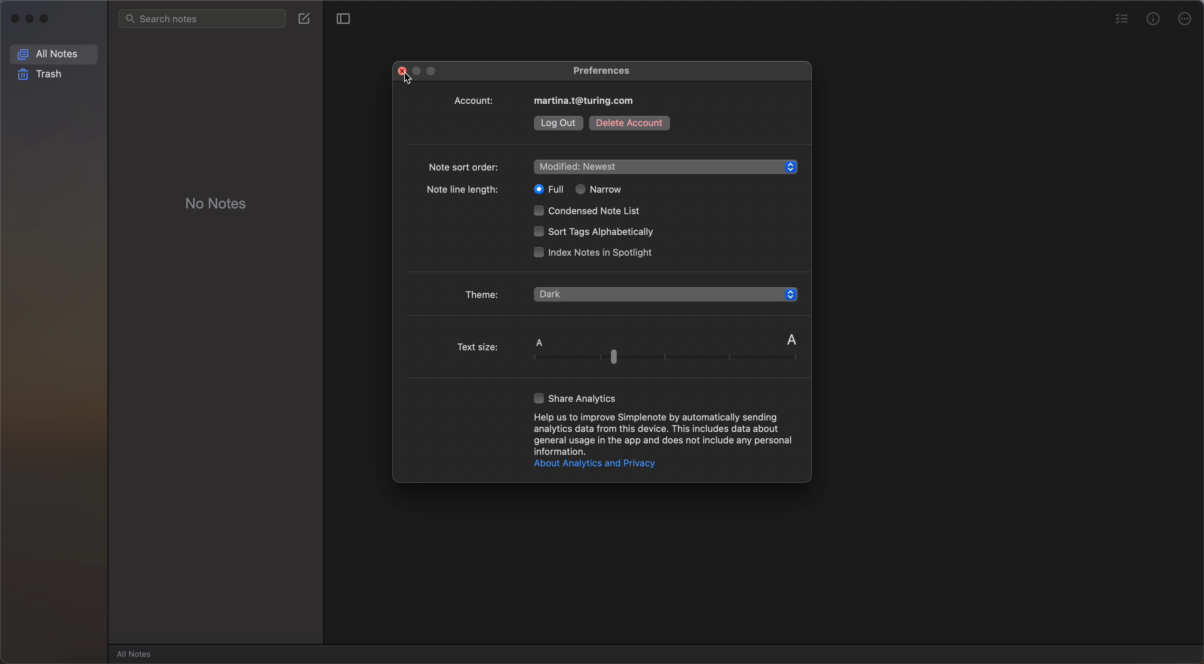  Describe the element at coordinates (402, 71) in the screenshot. I see `close popup` at that location.